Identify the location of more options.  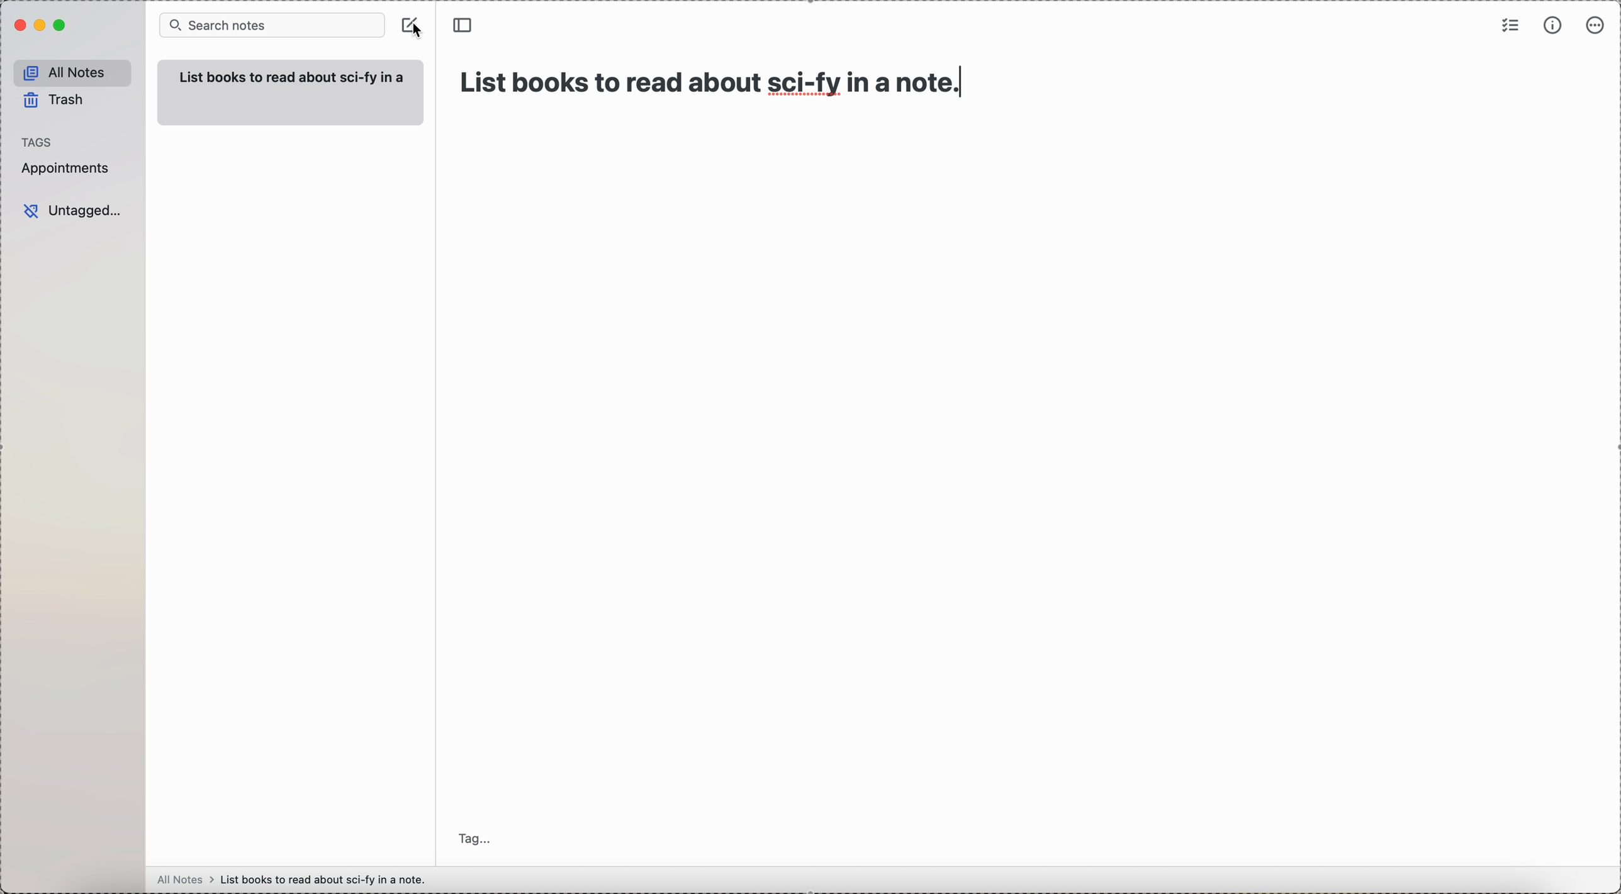
(1594, 26).